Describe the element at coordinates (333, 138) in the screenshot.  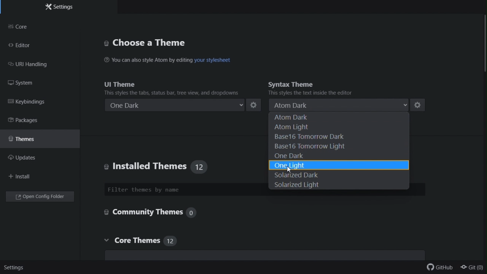
I see `base 16 tomorrow dark` at that location.